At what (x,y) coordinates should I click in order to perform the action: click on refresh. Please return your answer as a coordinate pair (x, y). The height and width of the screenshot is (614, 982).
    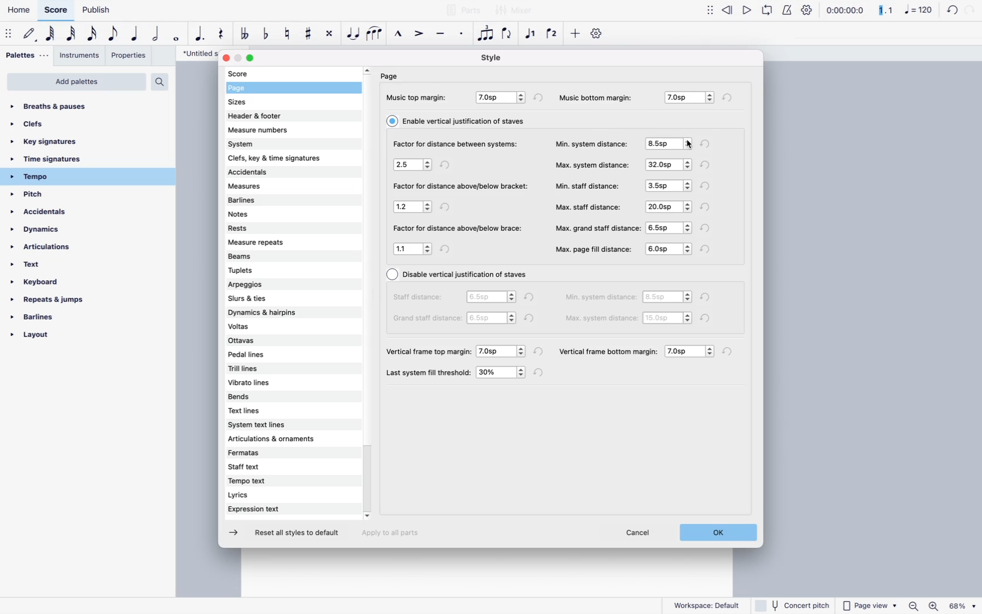
    Looking at the image, I should click on (449, 249).